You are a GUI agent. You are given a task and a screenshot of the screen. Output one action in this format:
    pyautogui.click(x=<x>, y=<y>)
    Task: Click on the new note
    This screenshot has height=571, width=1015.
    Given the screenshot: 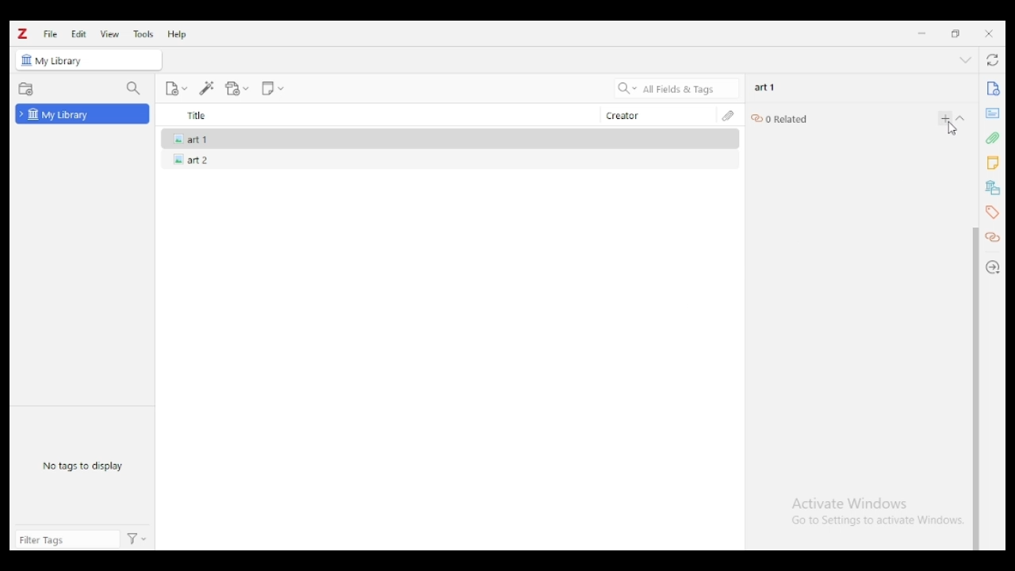 What is the action you would take?
    pyautogui.click(x=272, y=89)
    